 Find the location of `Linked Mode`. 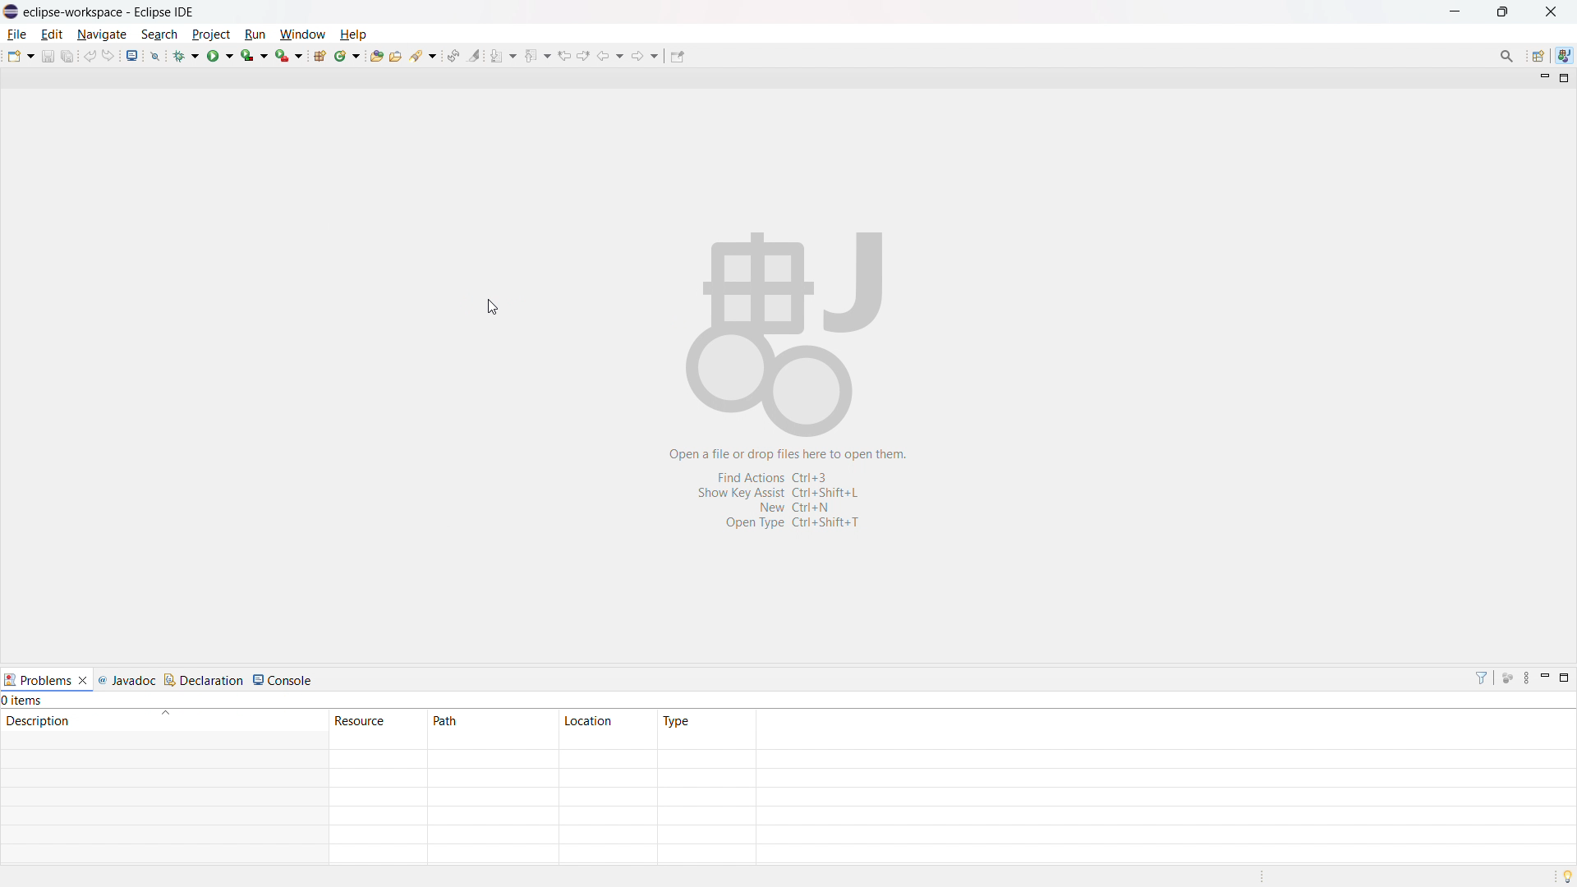

Linked Mode is located at coordinates (1525, 678).